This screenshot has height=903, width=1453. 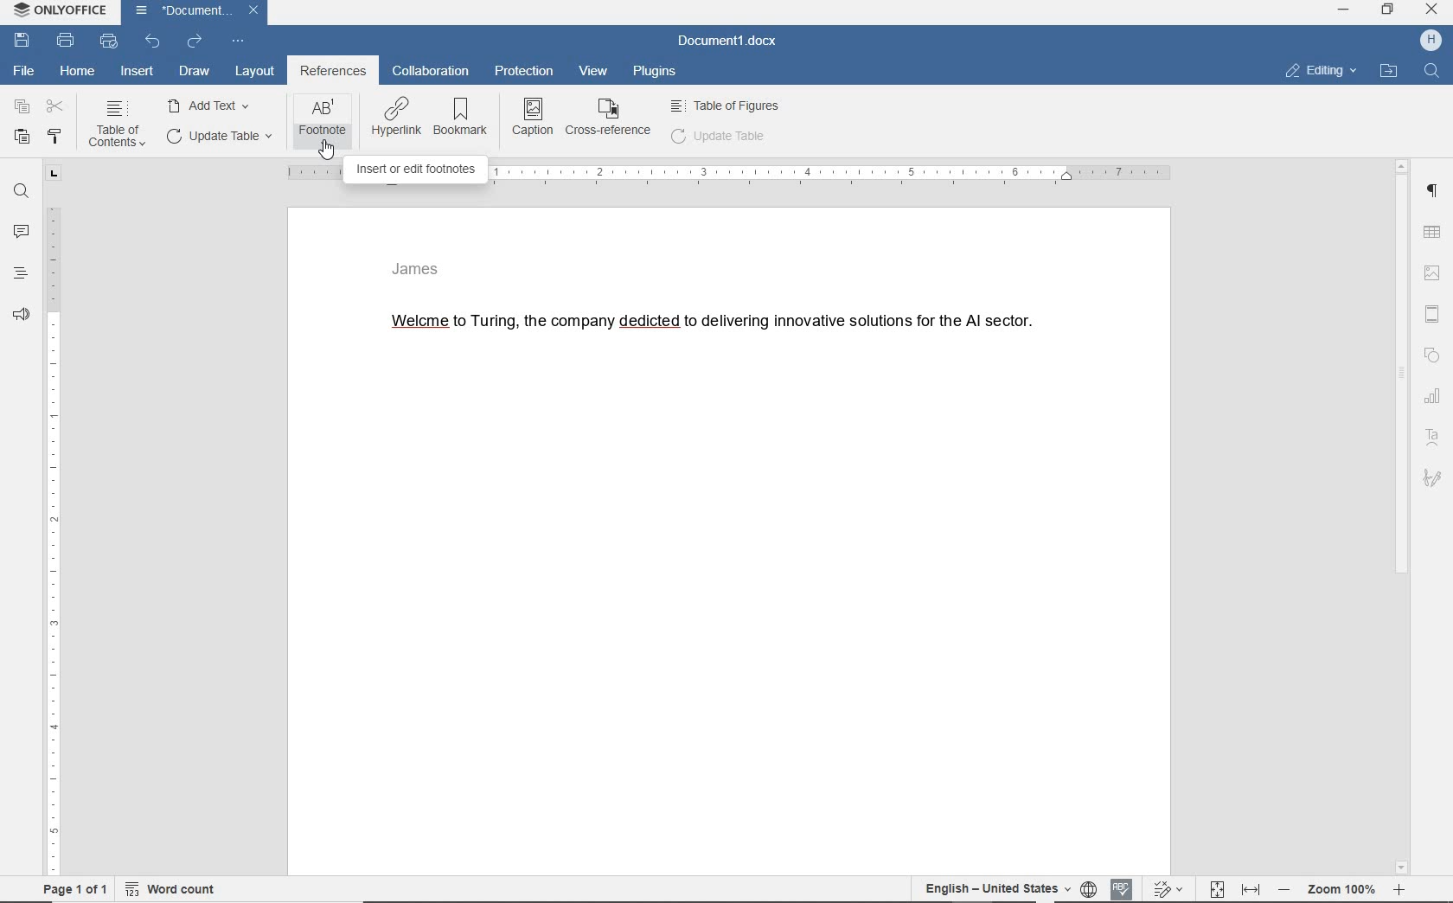 I want to click on protection, so click(x=526, y=73).